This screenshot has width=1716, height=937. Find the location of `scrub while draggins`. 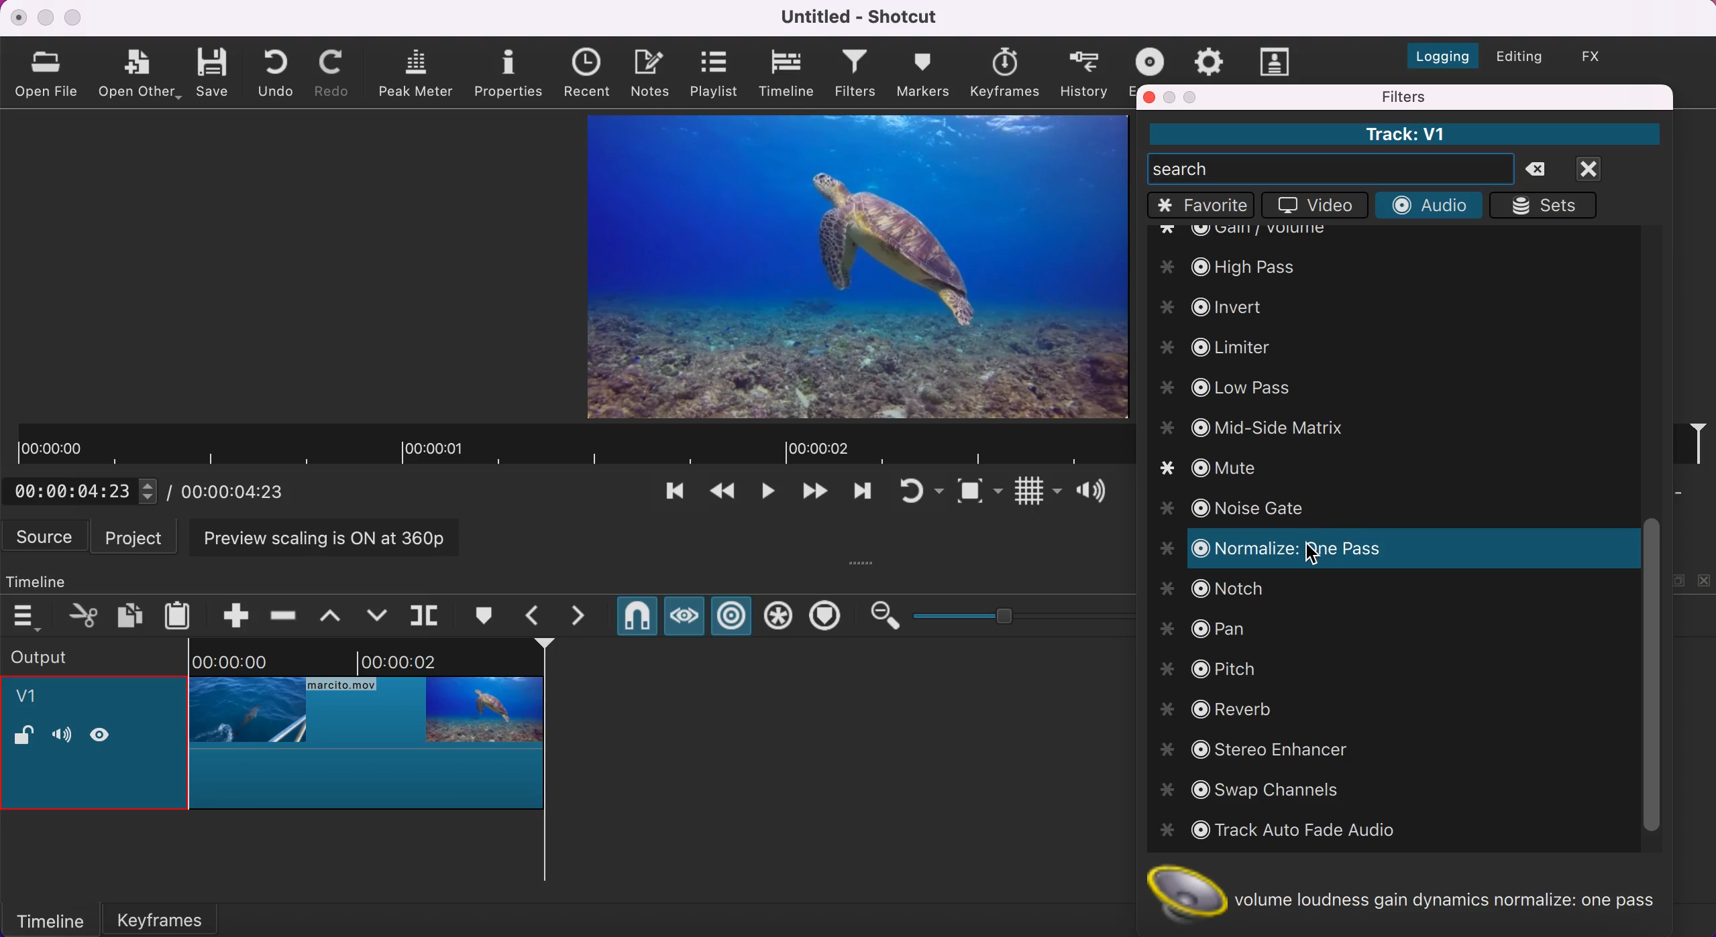

scrub while draggins is located at coordinates (683, 619).